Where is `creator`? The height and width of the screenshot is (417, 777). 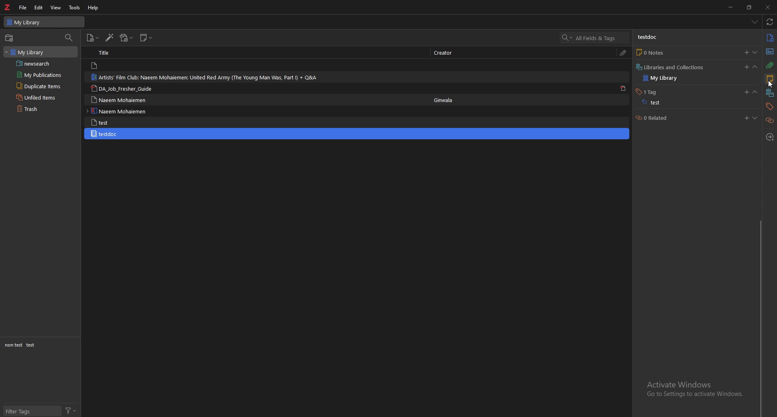 creator is located at coordinates (449, 52).